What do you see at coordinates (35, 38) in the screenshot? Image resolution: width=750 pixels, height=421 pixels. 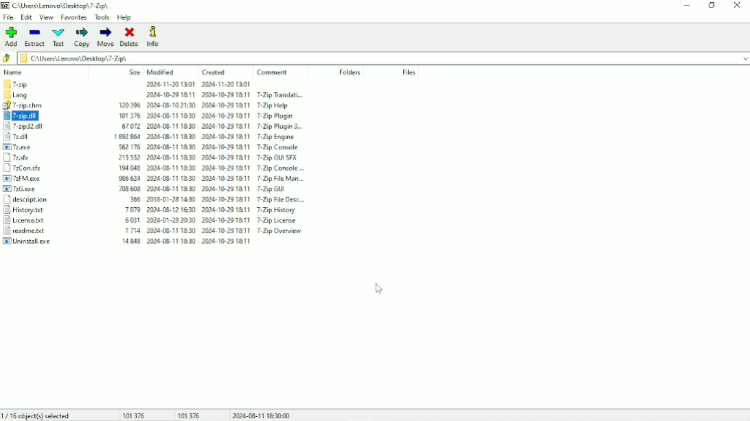 I see `Extract` at bounding box center [35, 38].